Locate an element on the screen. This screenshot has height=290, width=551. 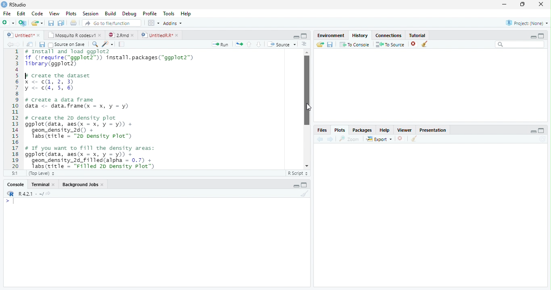
back is located at coordinates (8, 44).